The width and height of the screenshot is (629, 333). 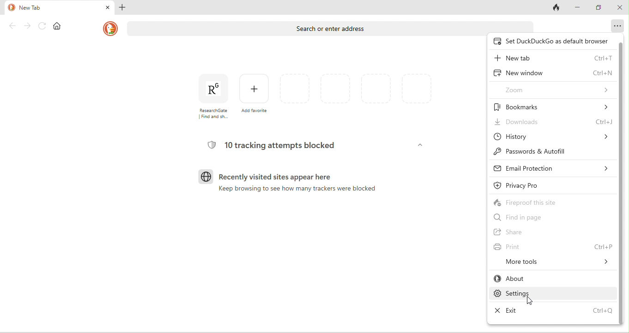 What do you see at coordinates (531, 302) in the screenshot?
I see `cursor movement` at bounding box center [531, 302].